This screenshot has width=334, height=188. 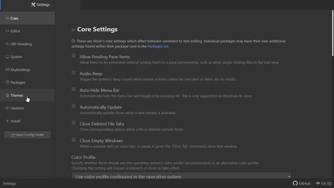 I want to click on Use color profile configured drop down, so click(x=183, y=176).